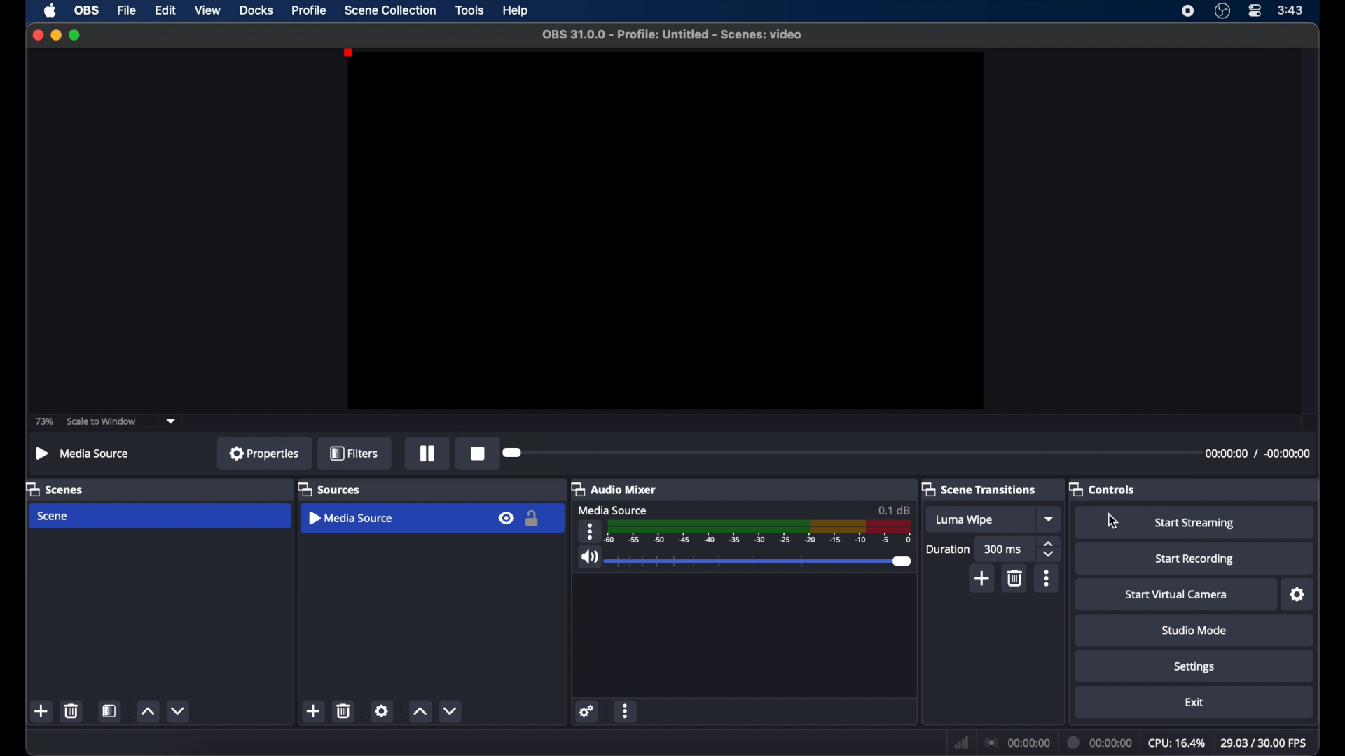 Image resolution: width=1345 pixels, height=756 pixels. I want to click on 3:43, so click(1291, 10).